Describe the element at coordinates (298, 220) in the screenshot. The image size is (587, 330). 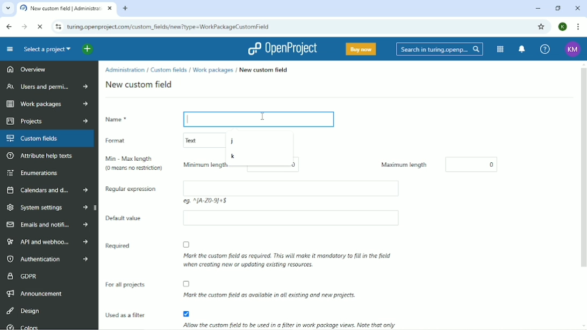
I see `Empty box` at that location.